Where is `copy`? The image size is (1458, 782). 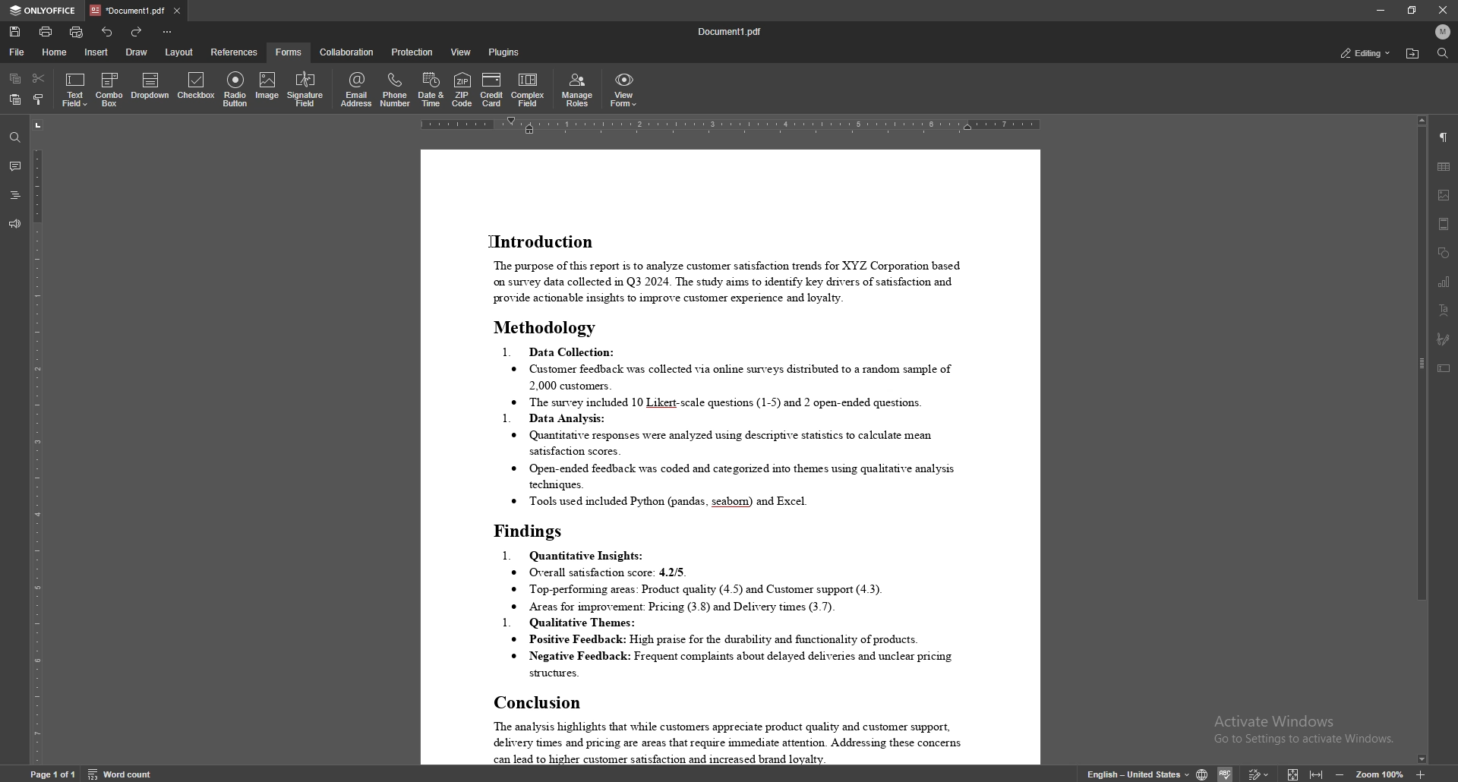
copy is located at coordinates (17, 77).